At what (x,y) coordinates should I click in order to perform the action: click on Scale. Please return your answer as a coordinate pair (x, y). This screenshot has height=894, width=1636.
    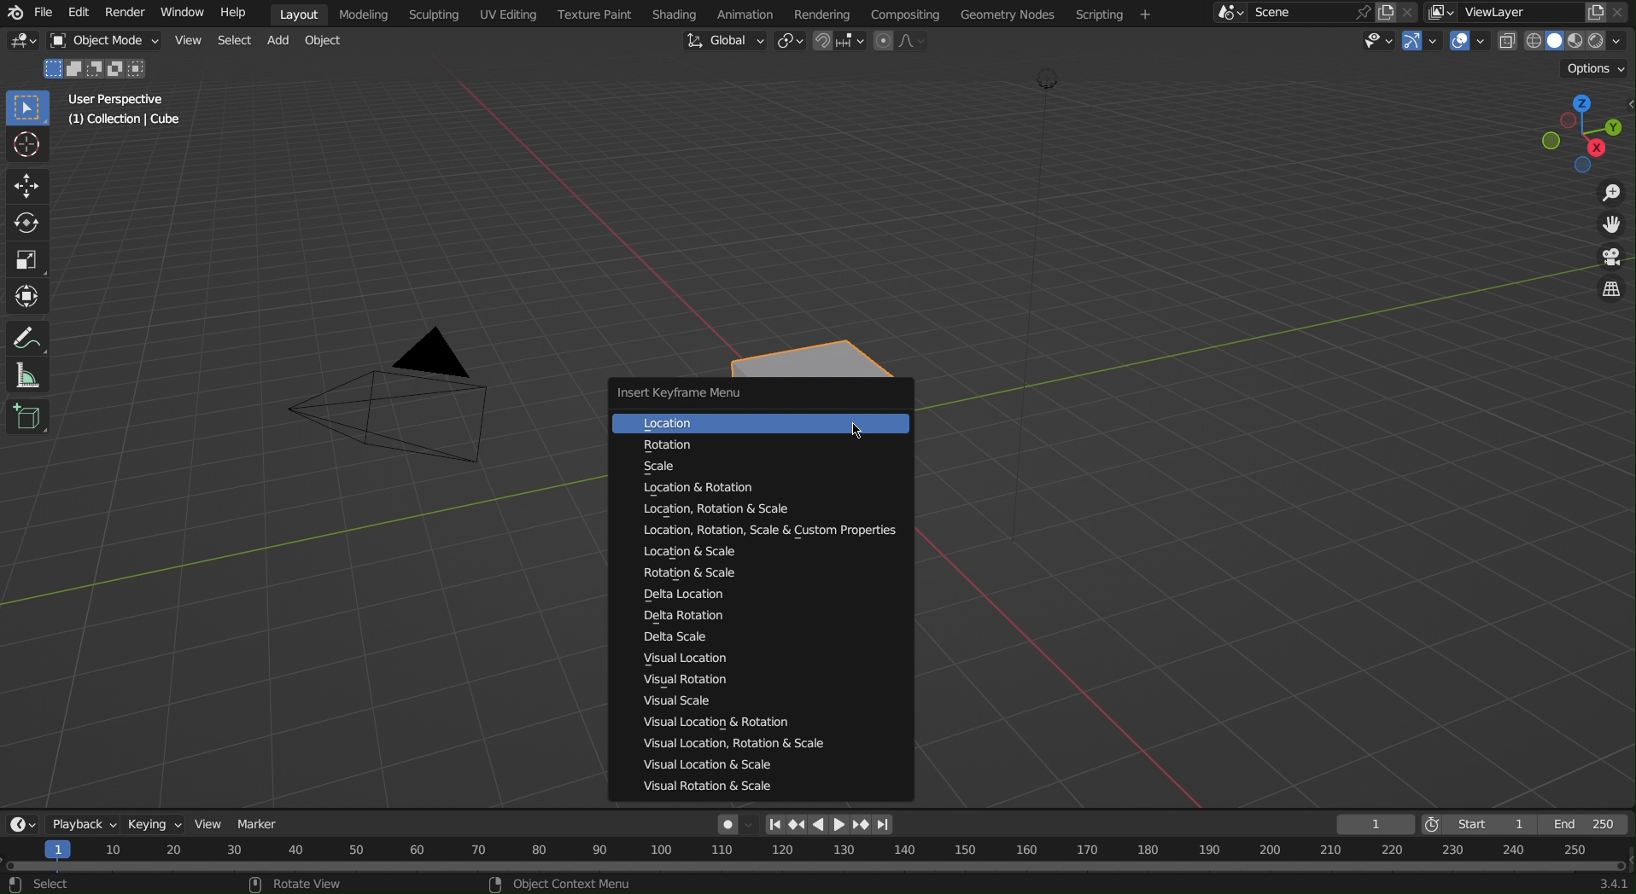
    Looking at the image, I should click on (704, 467).